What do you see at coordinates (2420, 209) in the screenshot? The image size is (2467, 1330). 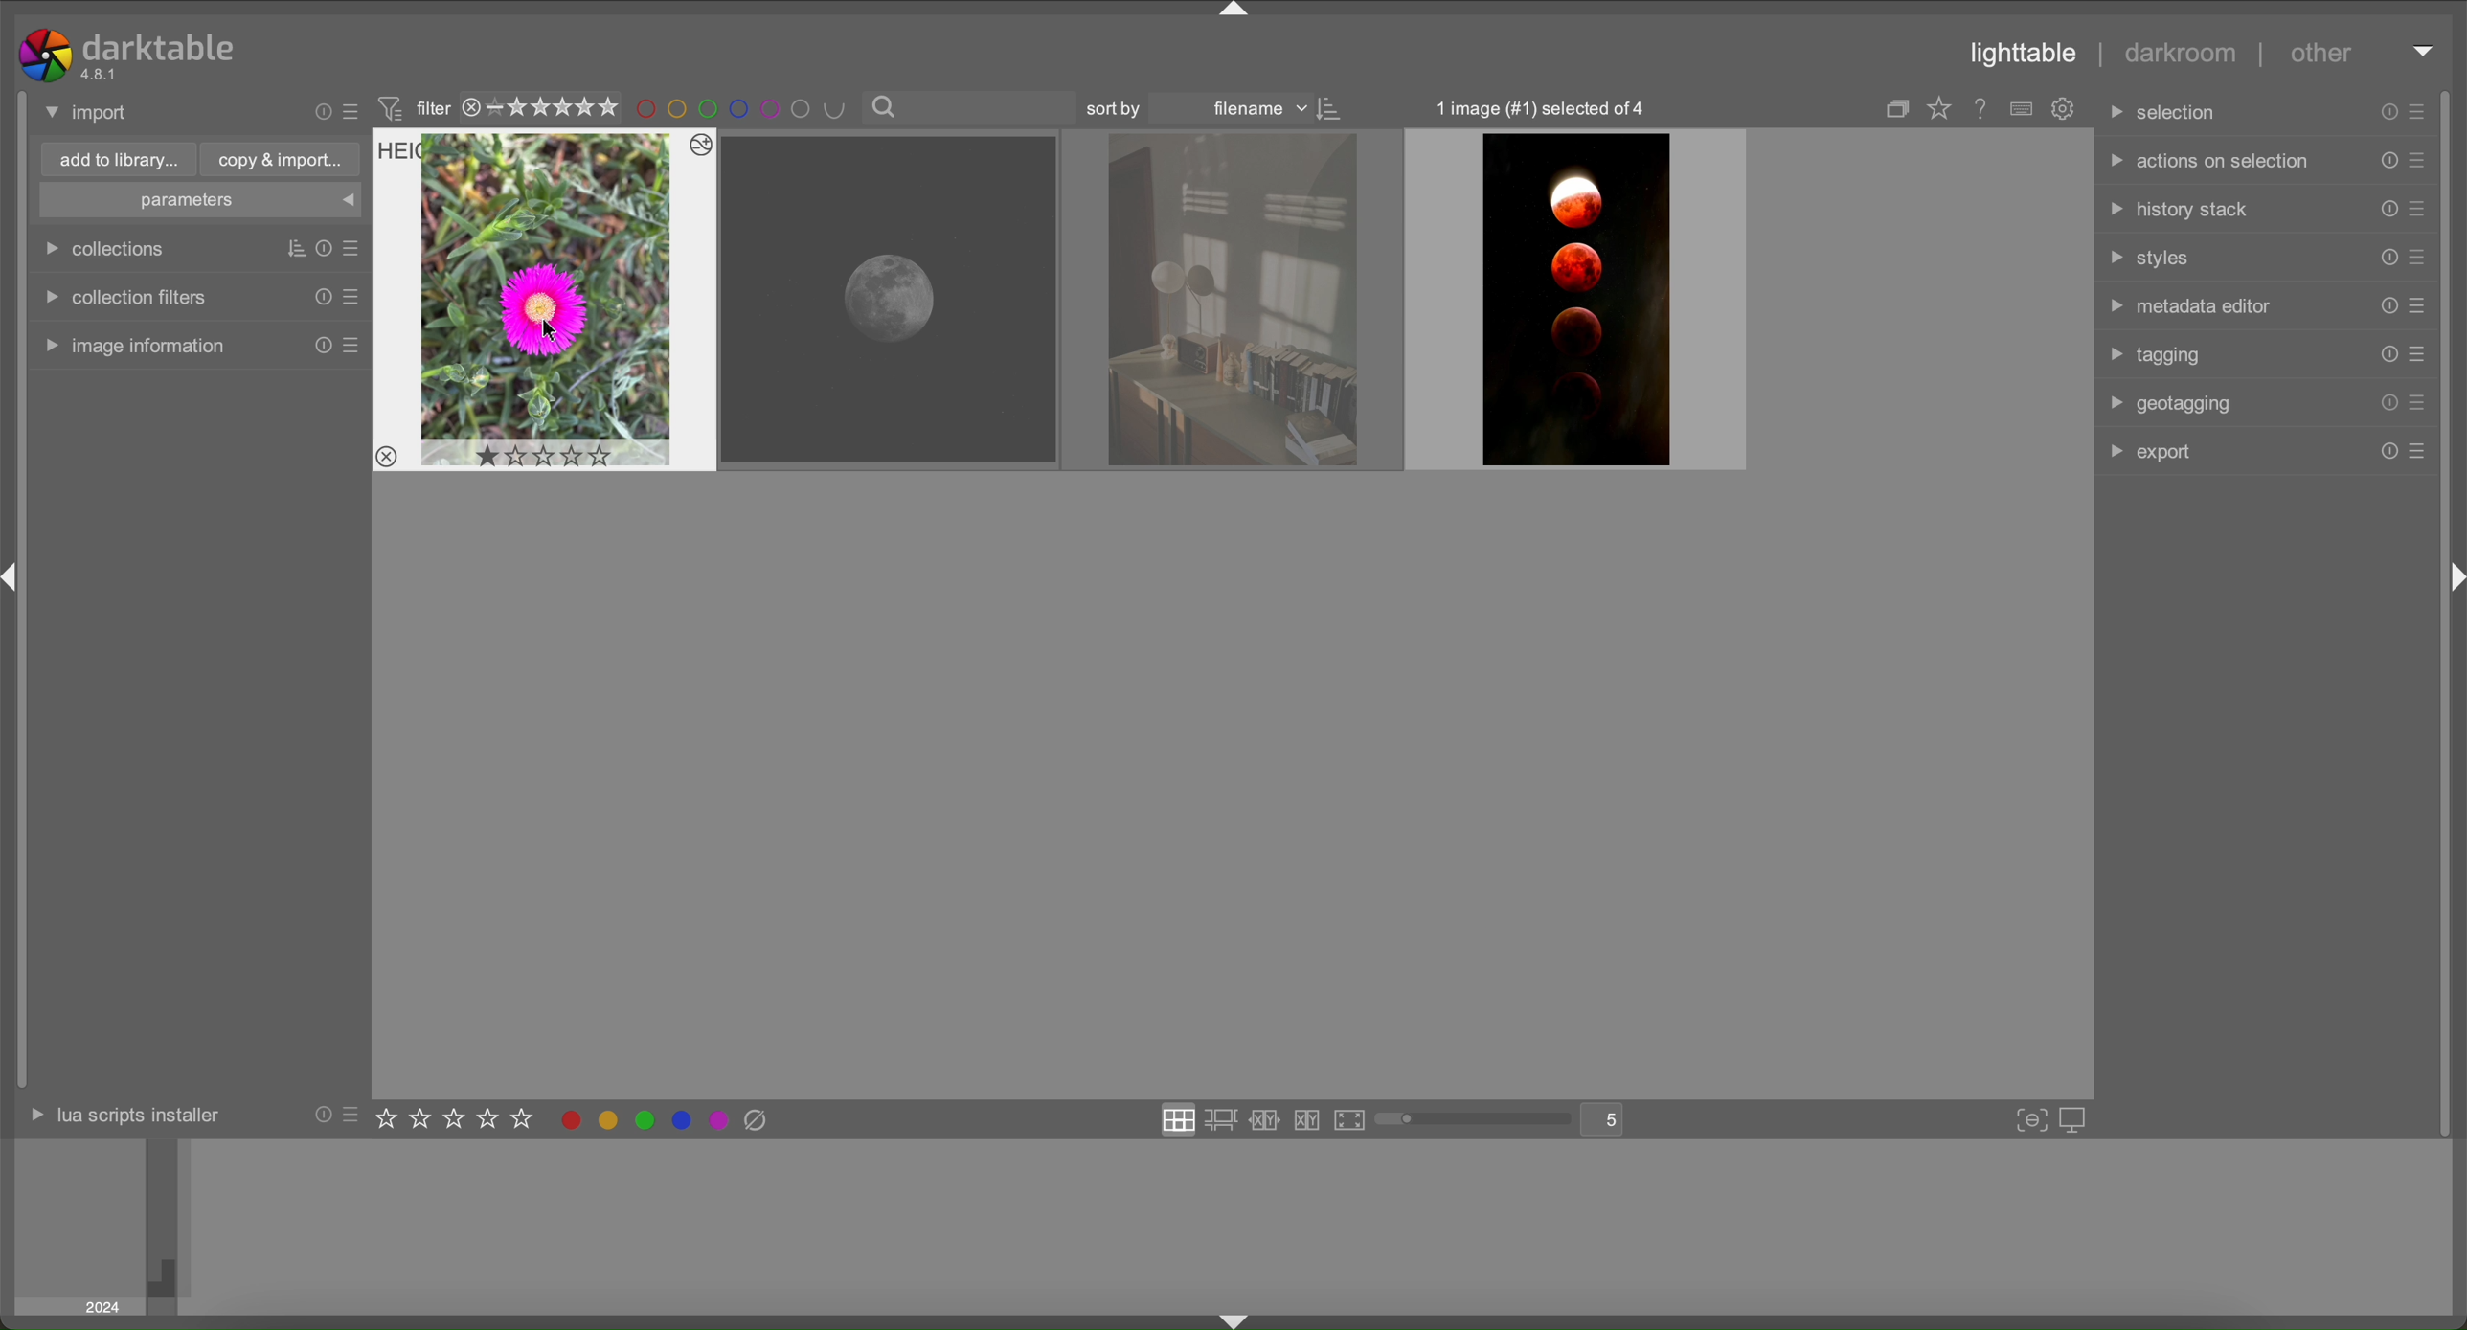 I see `presets` at bounding box center [2420, 209].